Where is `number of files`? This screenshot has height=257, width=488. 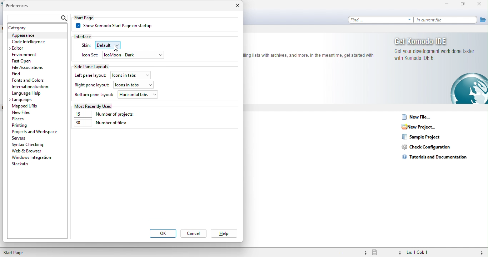 number of files is located at coordinates (101, 124).